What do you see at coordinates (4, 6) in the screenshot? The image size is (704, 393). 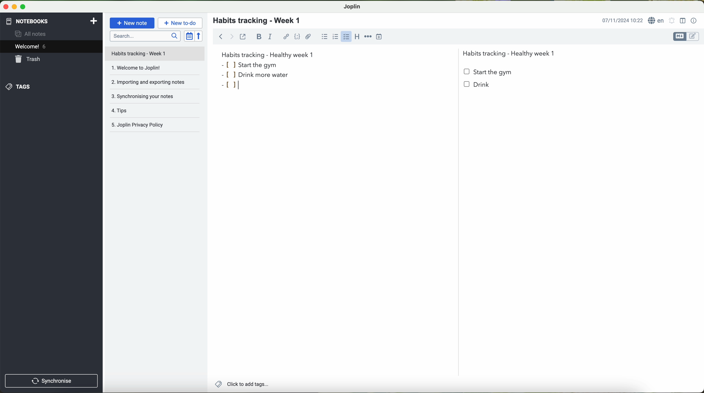 I see `close` at bounding box center [4, 6].